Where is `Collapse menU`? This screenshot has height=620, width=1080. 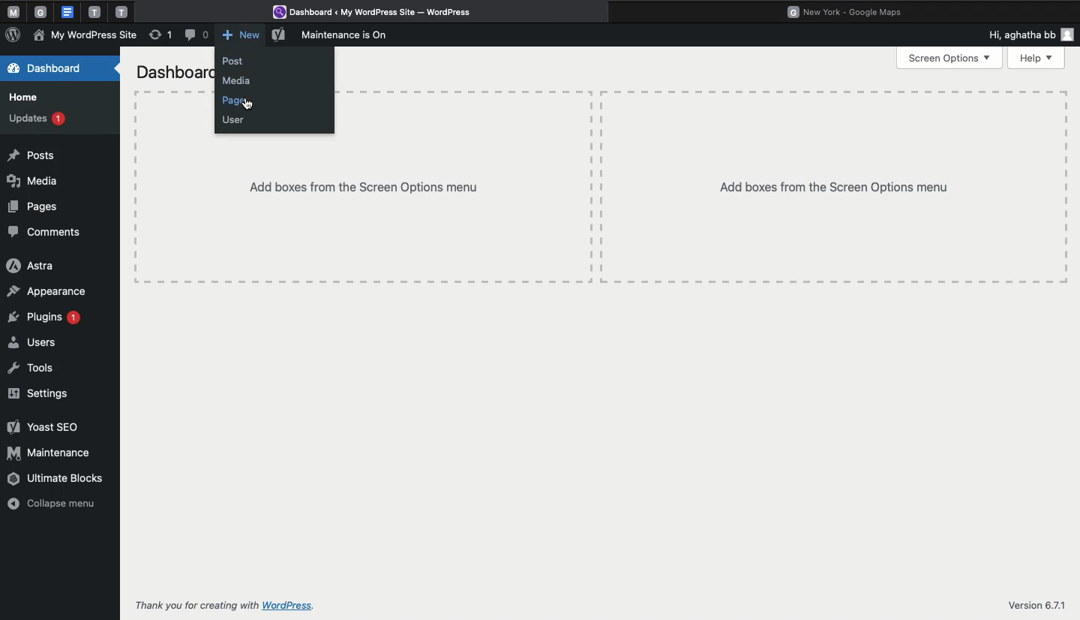 Collapse menU is located at coordinates (57, 504).